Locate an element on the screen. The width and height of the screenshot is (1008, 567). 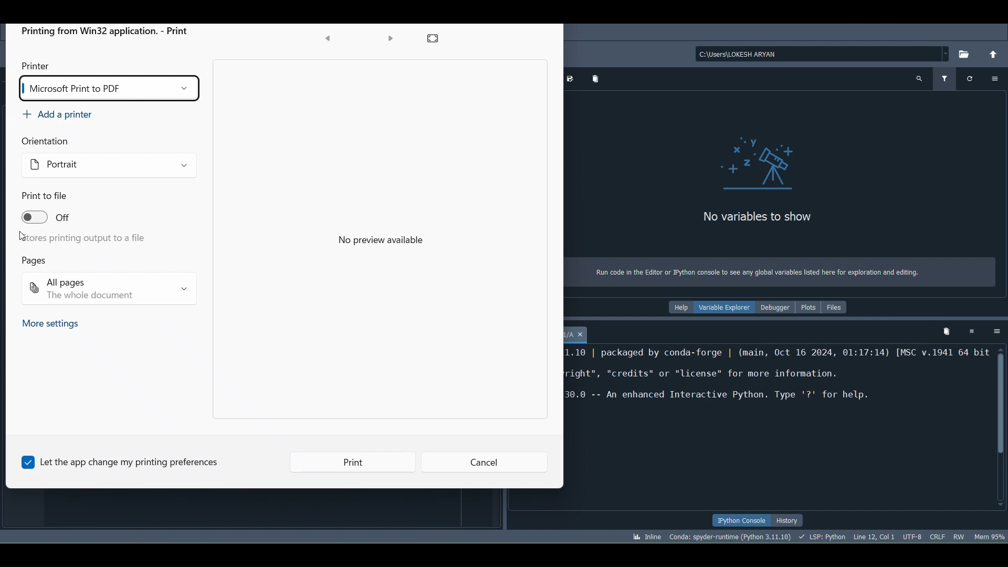
Cursor is located at coordinates (20, 237).